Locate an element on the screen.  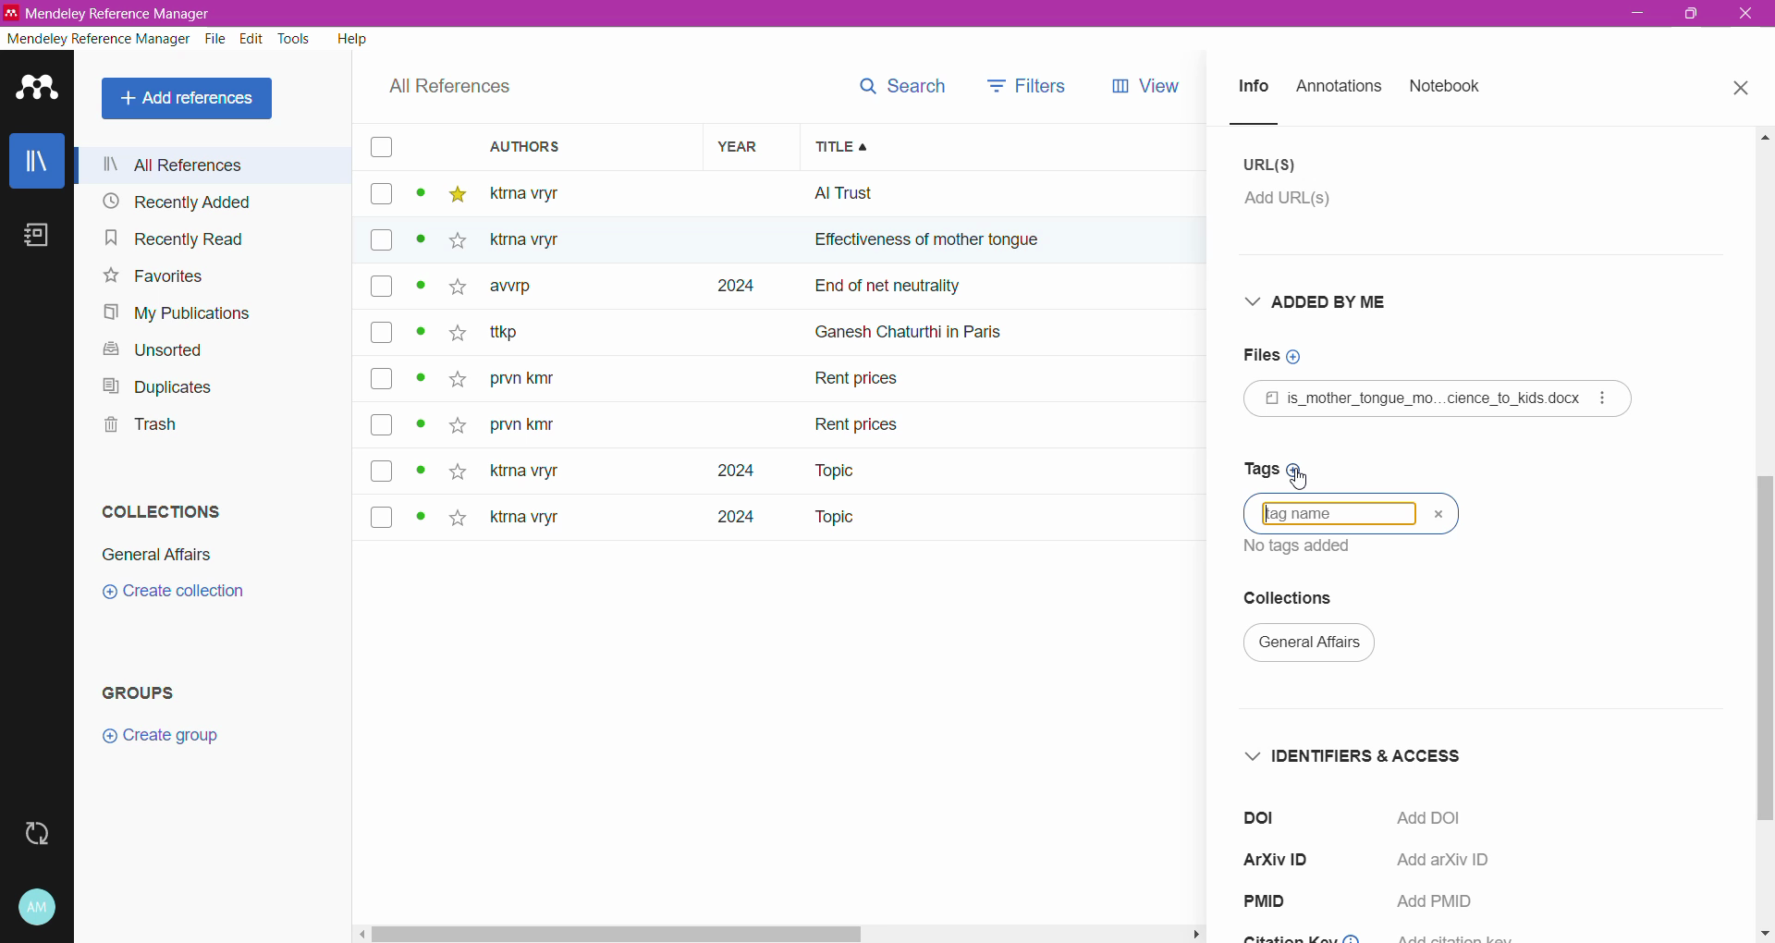
Edit is located at coordinates (253, 39).